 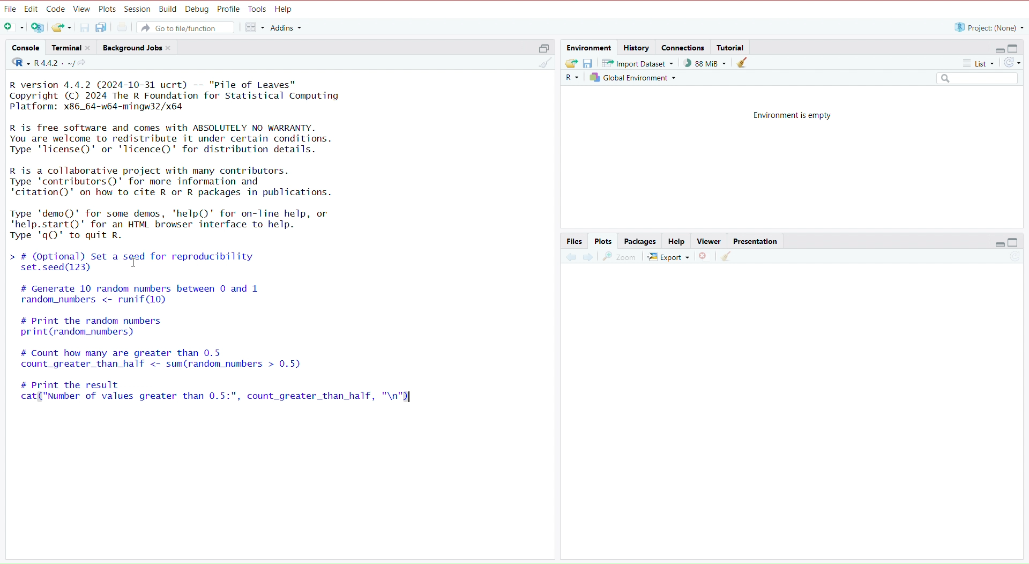 I want to click on Full Height, so click(x=1015, y=47).